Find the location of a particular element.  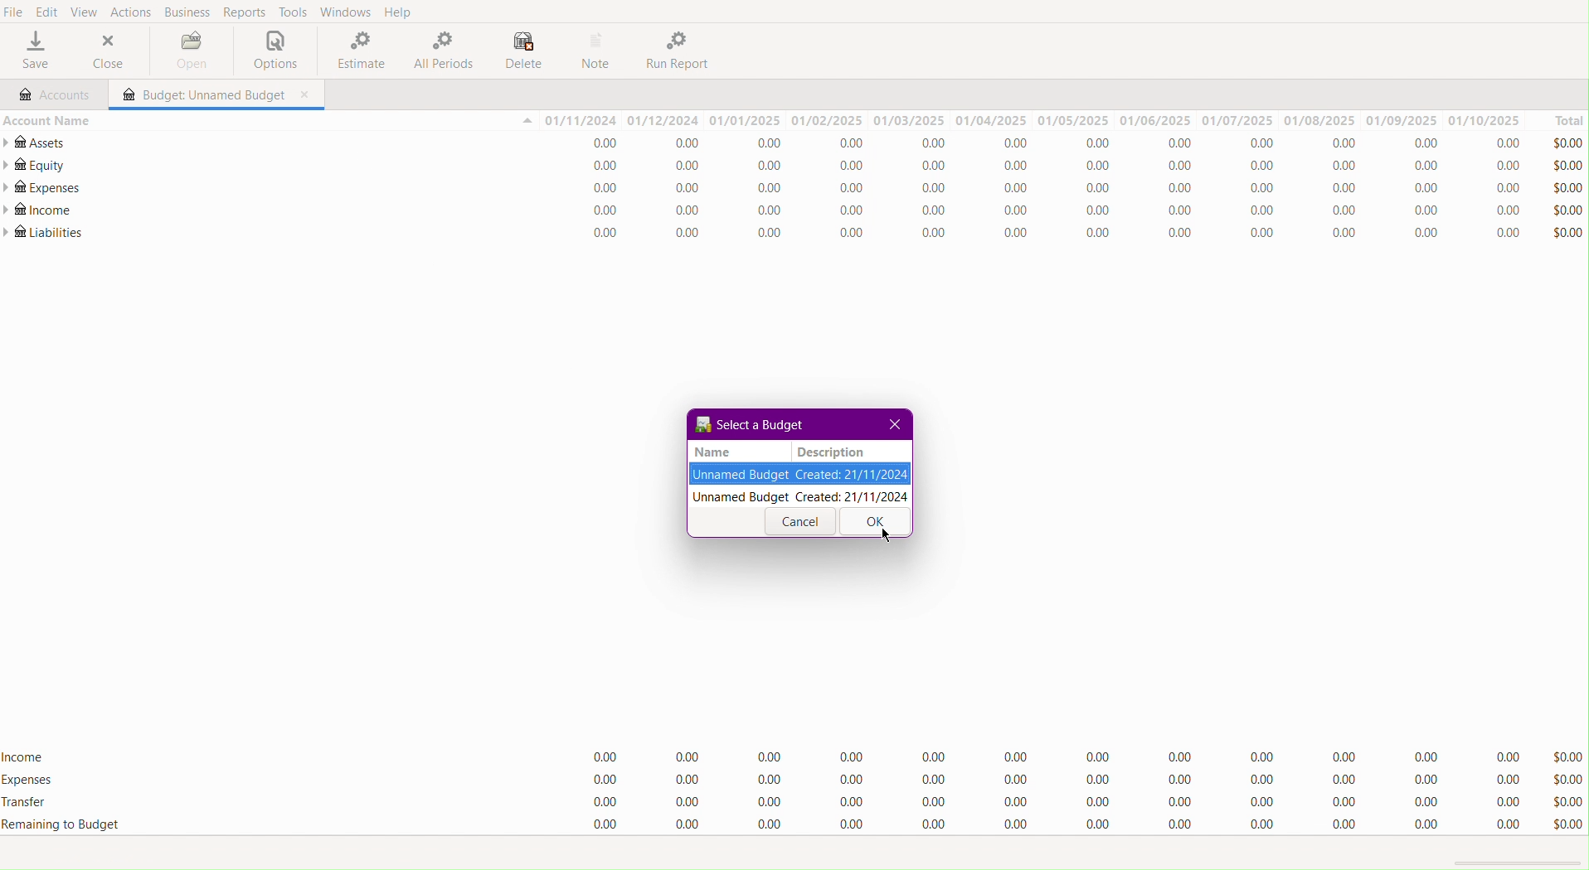

Open is located at coordinates (187, 50).